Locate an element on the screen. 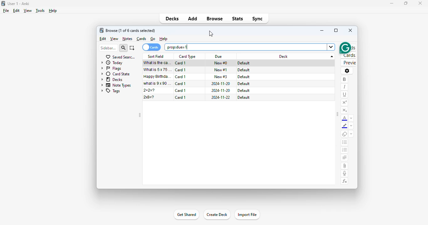 This screenshot has width=428, height=225. card 1 is located at coordinates (181, 70).